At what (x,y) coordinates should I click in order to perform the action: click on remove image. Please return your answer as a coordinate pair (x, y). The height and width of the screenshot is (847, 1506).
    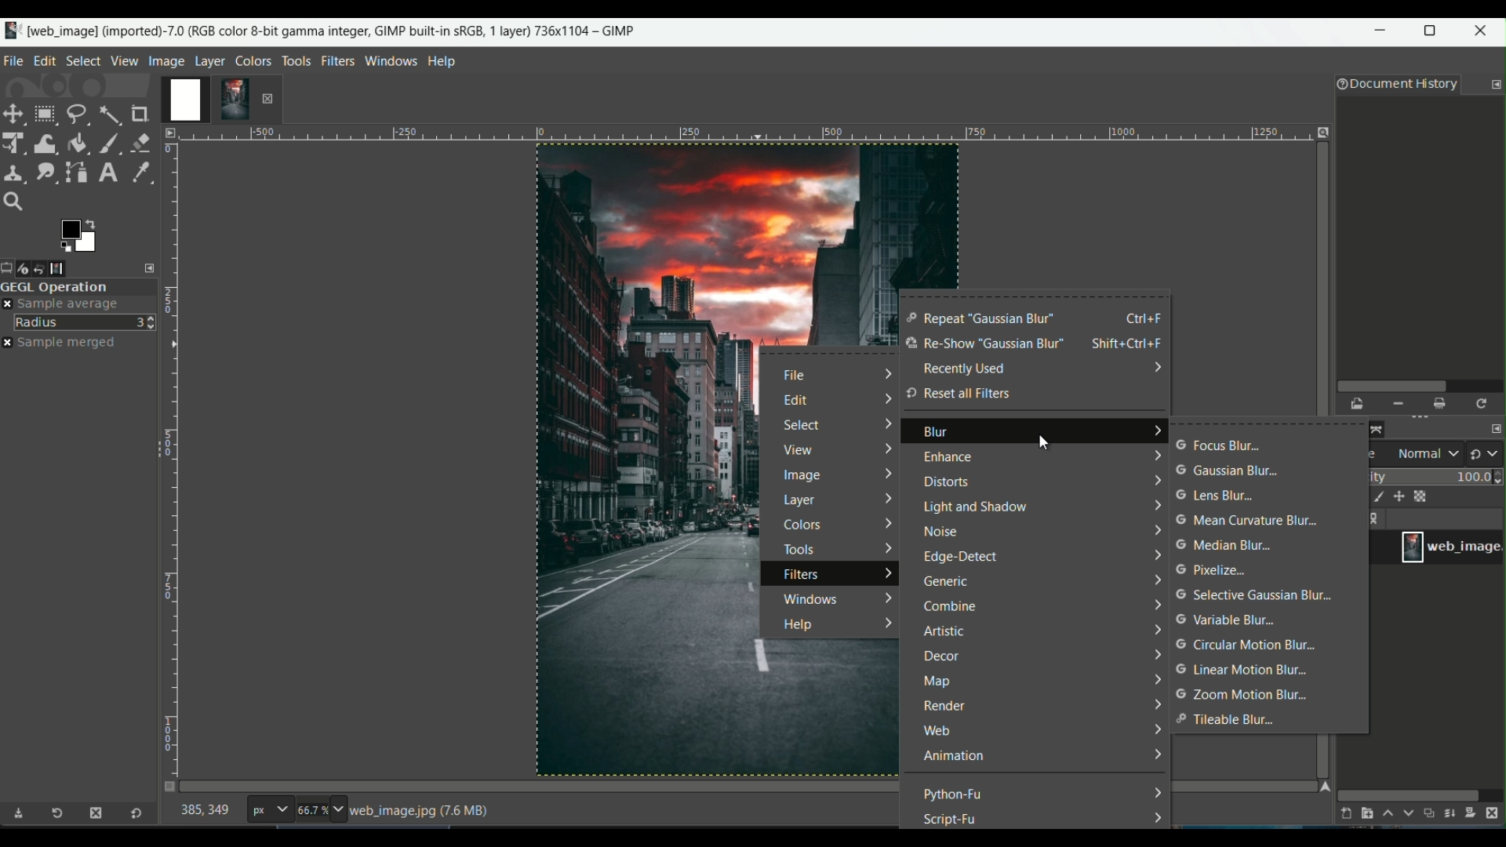
    Looking at the image, I should click on (267, 98).